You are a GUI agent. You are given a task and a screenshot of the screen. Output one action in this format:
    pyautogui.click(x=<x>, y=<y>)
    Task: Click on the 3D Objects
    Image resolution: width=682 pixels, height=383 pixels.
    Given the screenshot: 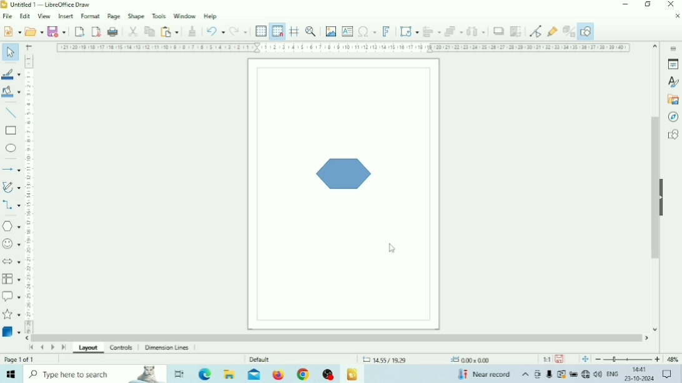 What is the action you would take?
    pyautogui.click(x=11, y=331)
    